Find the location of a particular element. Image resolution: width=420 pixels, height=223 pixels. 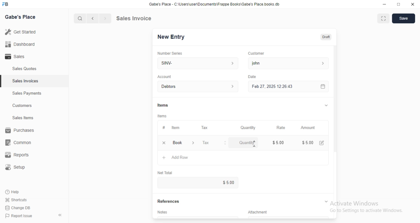

Sales is located at coordinates (16, 56).